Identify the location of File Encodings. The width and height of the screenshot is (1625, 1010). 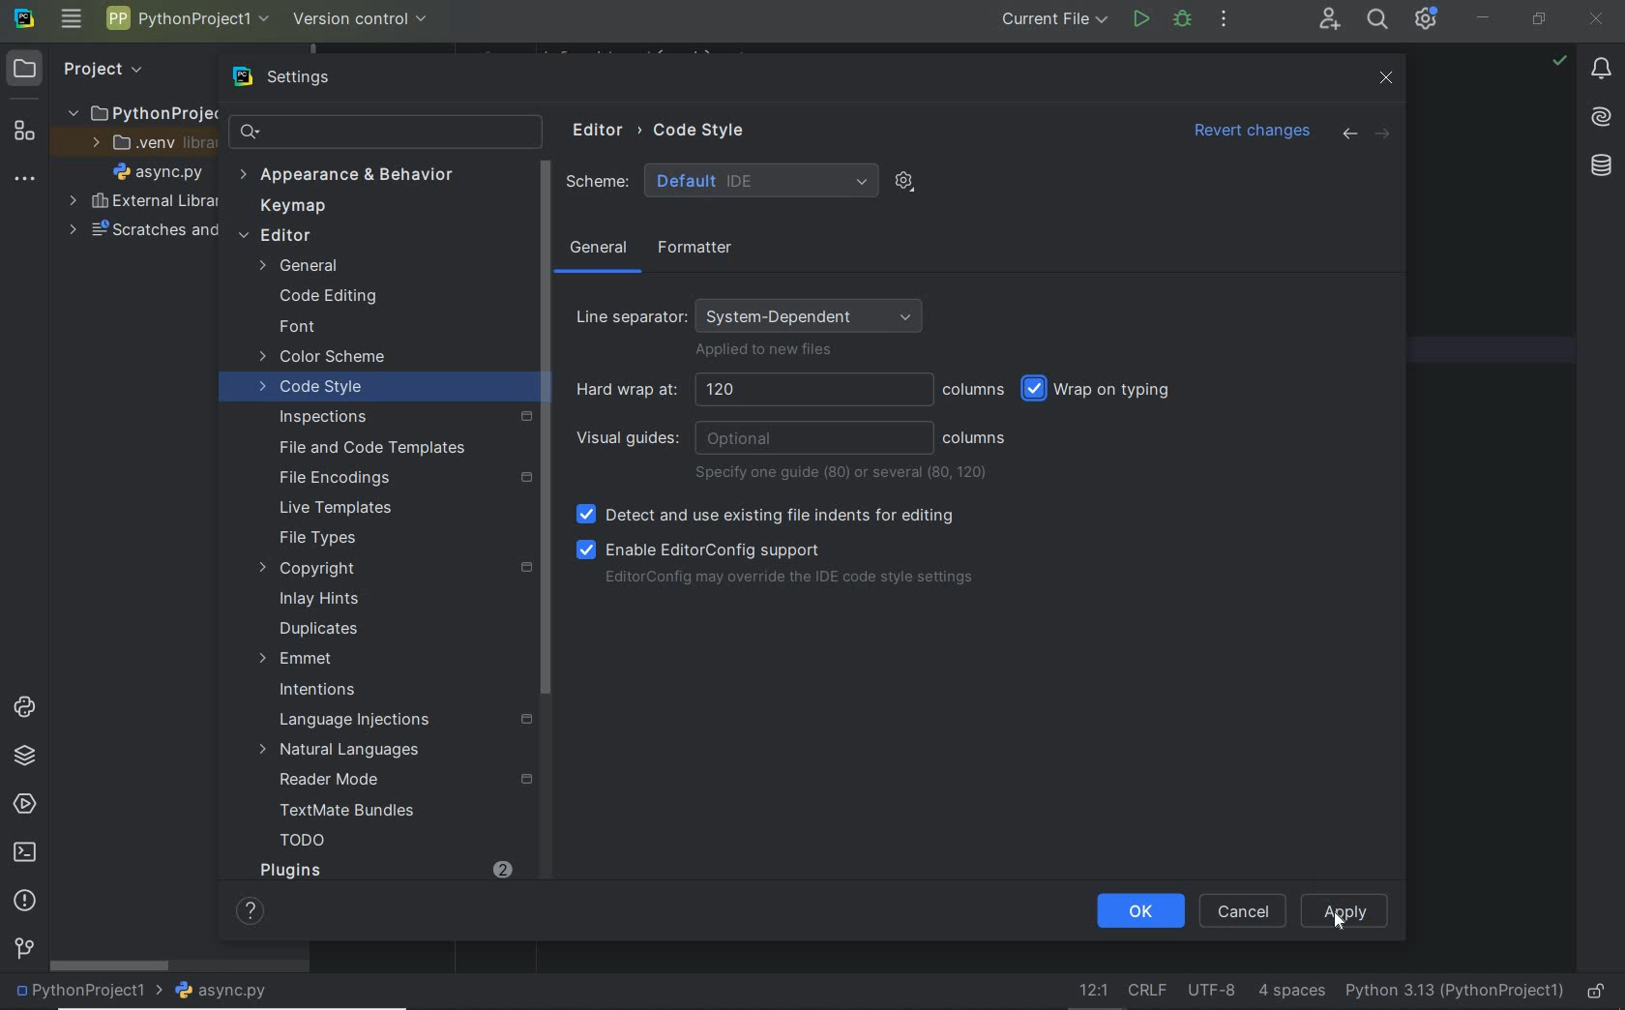
(399, 478).